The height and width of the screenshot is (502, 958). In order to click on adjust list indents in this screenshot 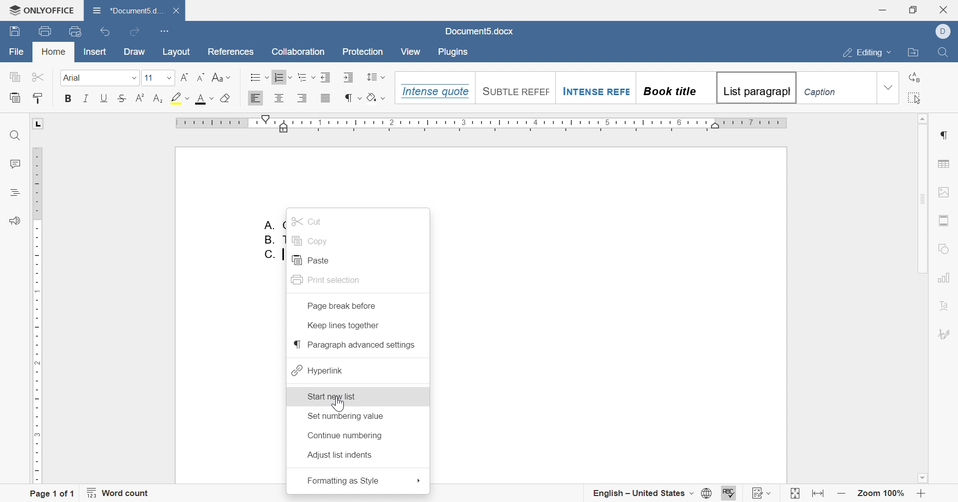, I will do `click(343, 455)`.